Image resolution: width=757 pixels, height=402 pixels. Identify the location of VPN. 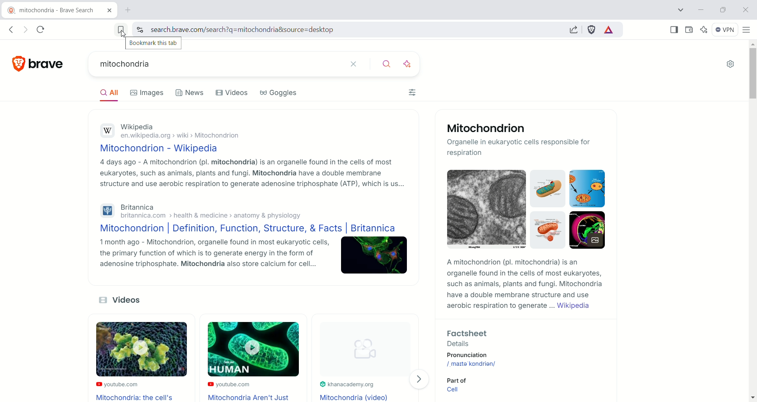
(727, 30).